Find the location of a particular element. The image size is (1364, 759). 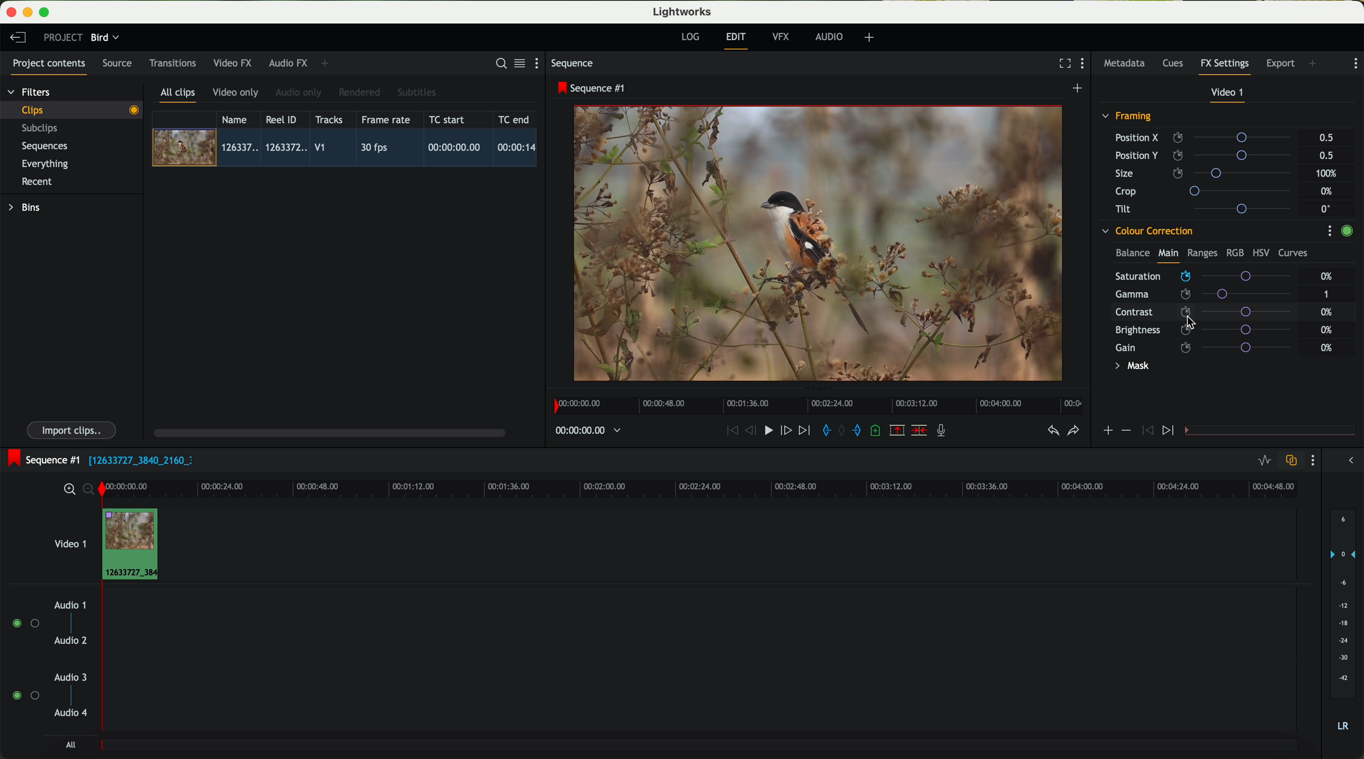

icon is located at coordinates (1125, 431).